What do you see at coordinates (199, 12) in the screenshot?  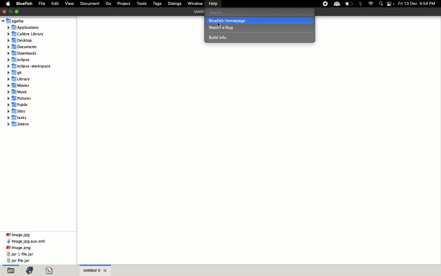 I see `Name` at bounding box center [199, 12].